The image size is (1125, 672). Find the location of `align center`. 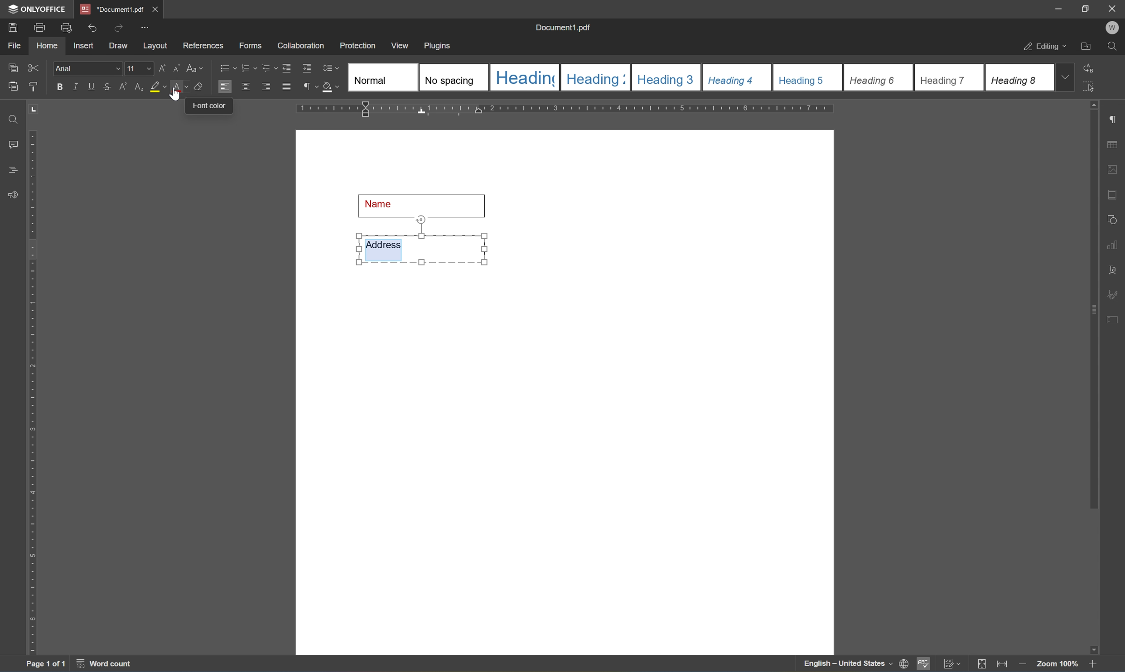

align center is located at coordinates (245, 86).